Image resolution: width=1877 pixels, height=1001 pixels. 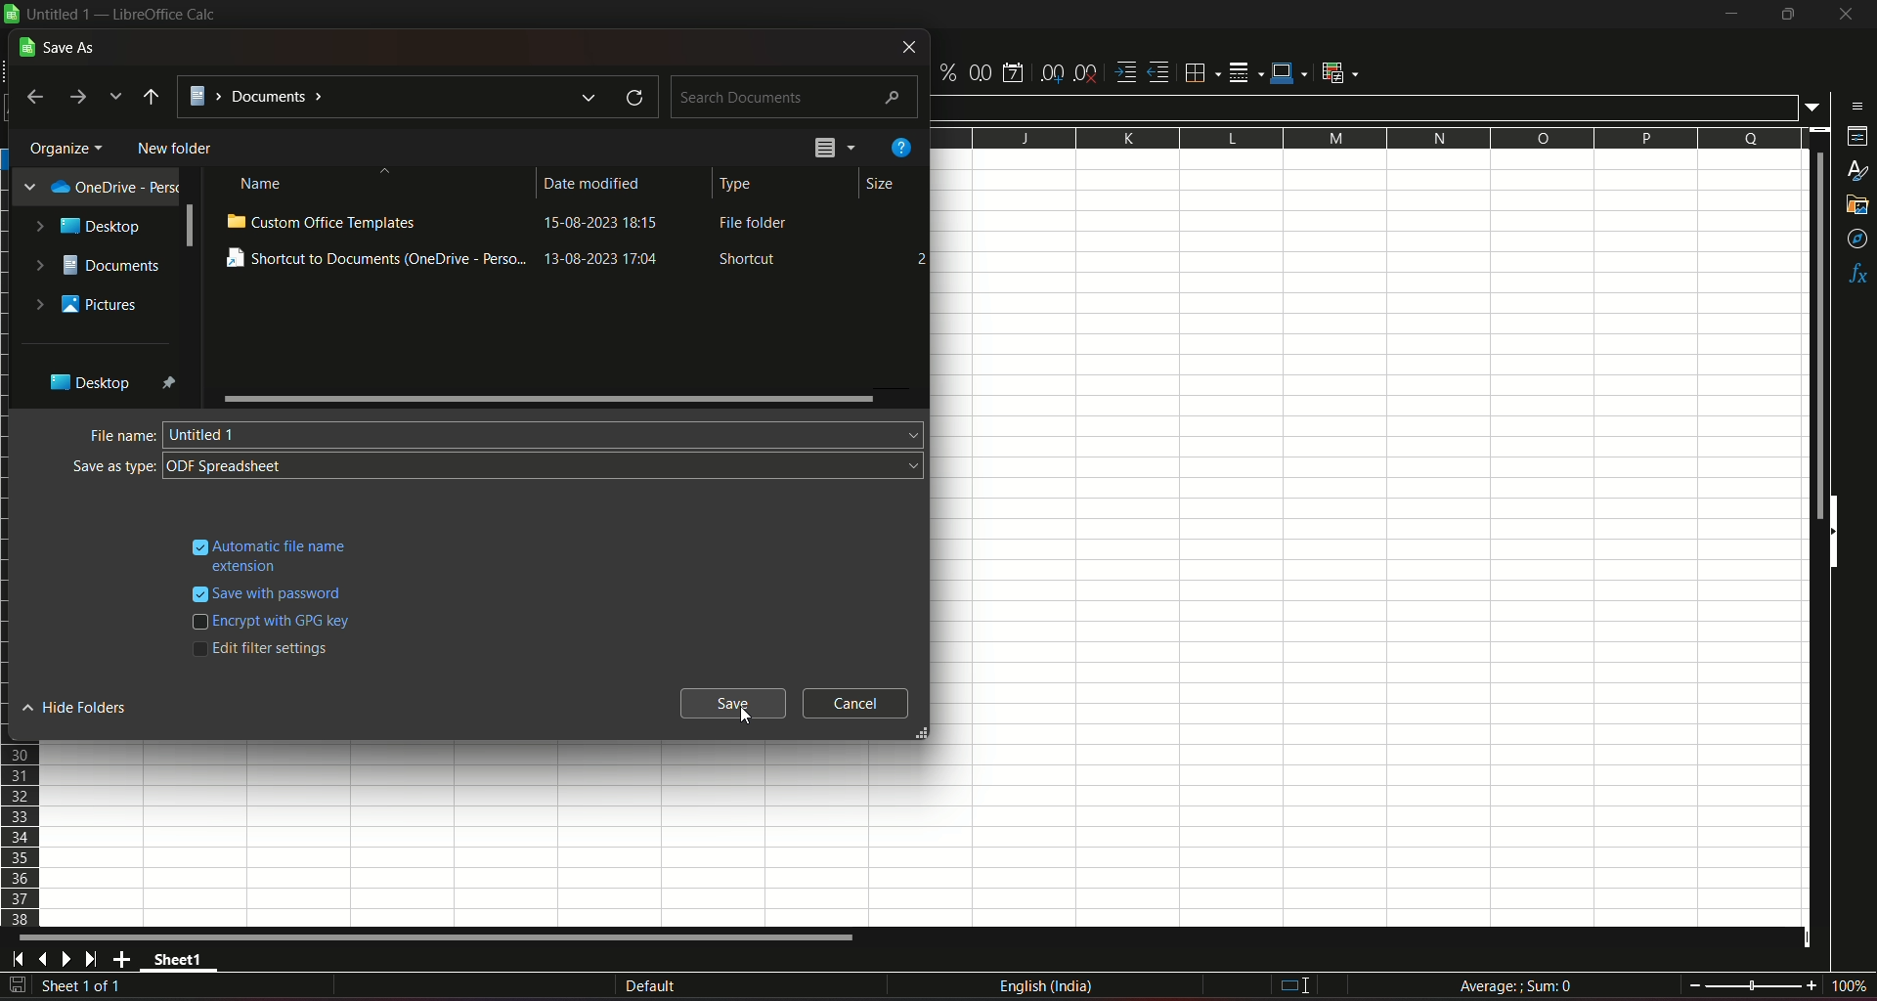 What do you see at coordinates (1814, 108) in the screenshot?
I see `expand formula` at bounding box center [1814, 108].